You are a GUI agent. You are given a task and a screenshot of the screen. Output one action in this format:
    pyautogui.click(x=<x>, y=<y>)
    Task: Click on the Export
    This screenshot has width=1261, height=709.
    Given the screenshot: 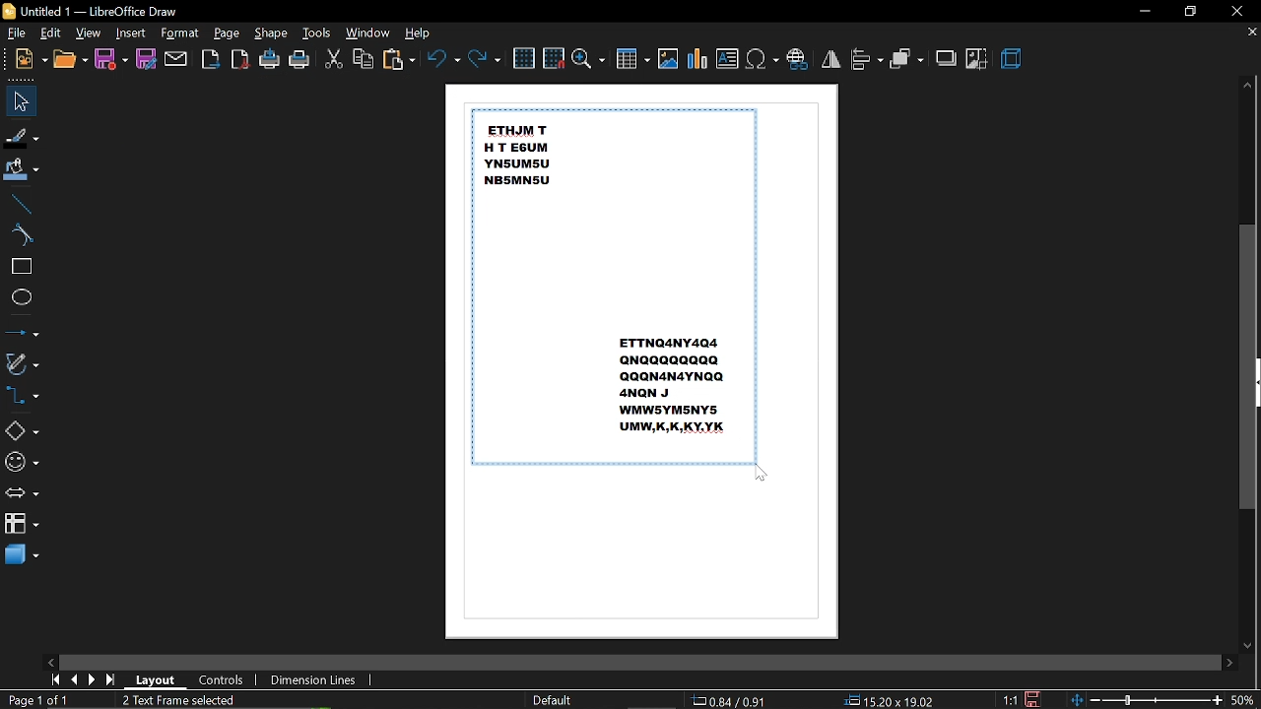 What is the action you would take?
    pyautogui.click(x=211, y=60)
    